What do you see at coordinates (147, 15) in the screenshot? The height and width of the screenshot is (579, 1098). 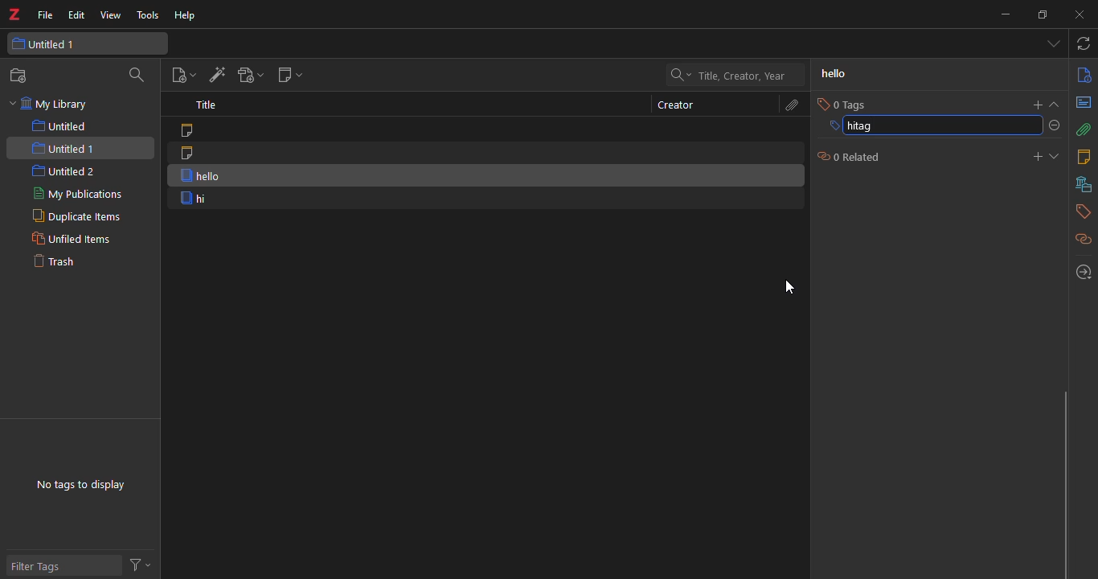 I see `tools` at bounding box center [147, 15].